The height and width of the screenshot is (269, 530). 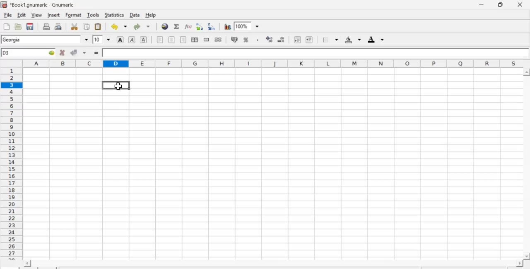 What do you see at coordinates (281, 40) in the screenshot?
I see `Decrease number of decimals` at bounding box center [281, 40].